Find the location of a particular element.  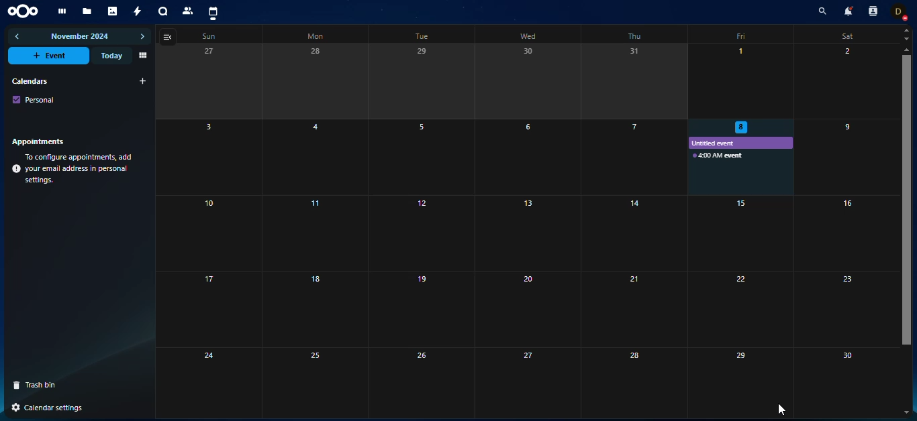

 is located at coordinates (741, 310).